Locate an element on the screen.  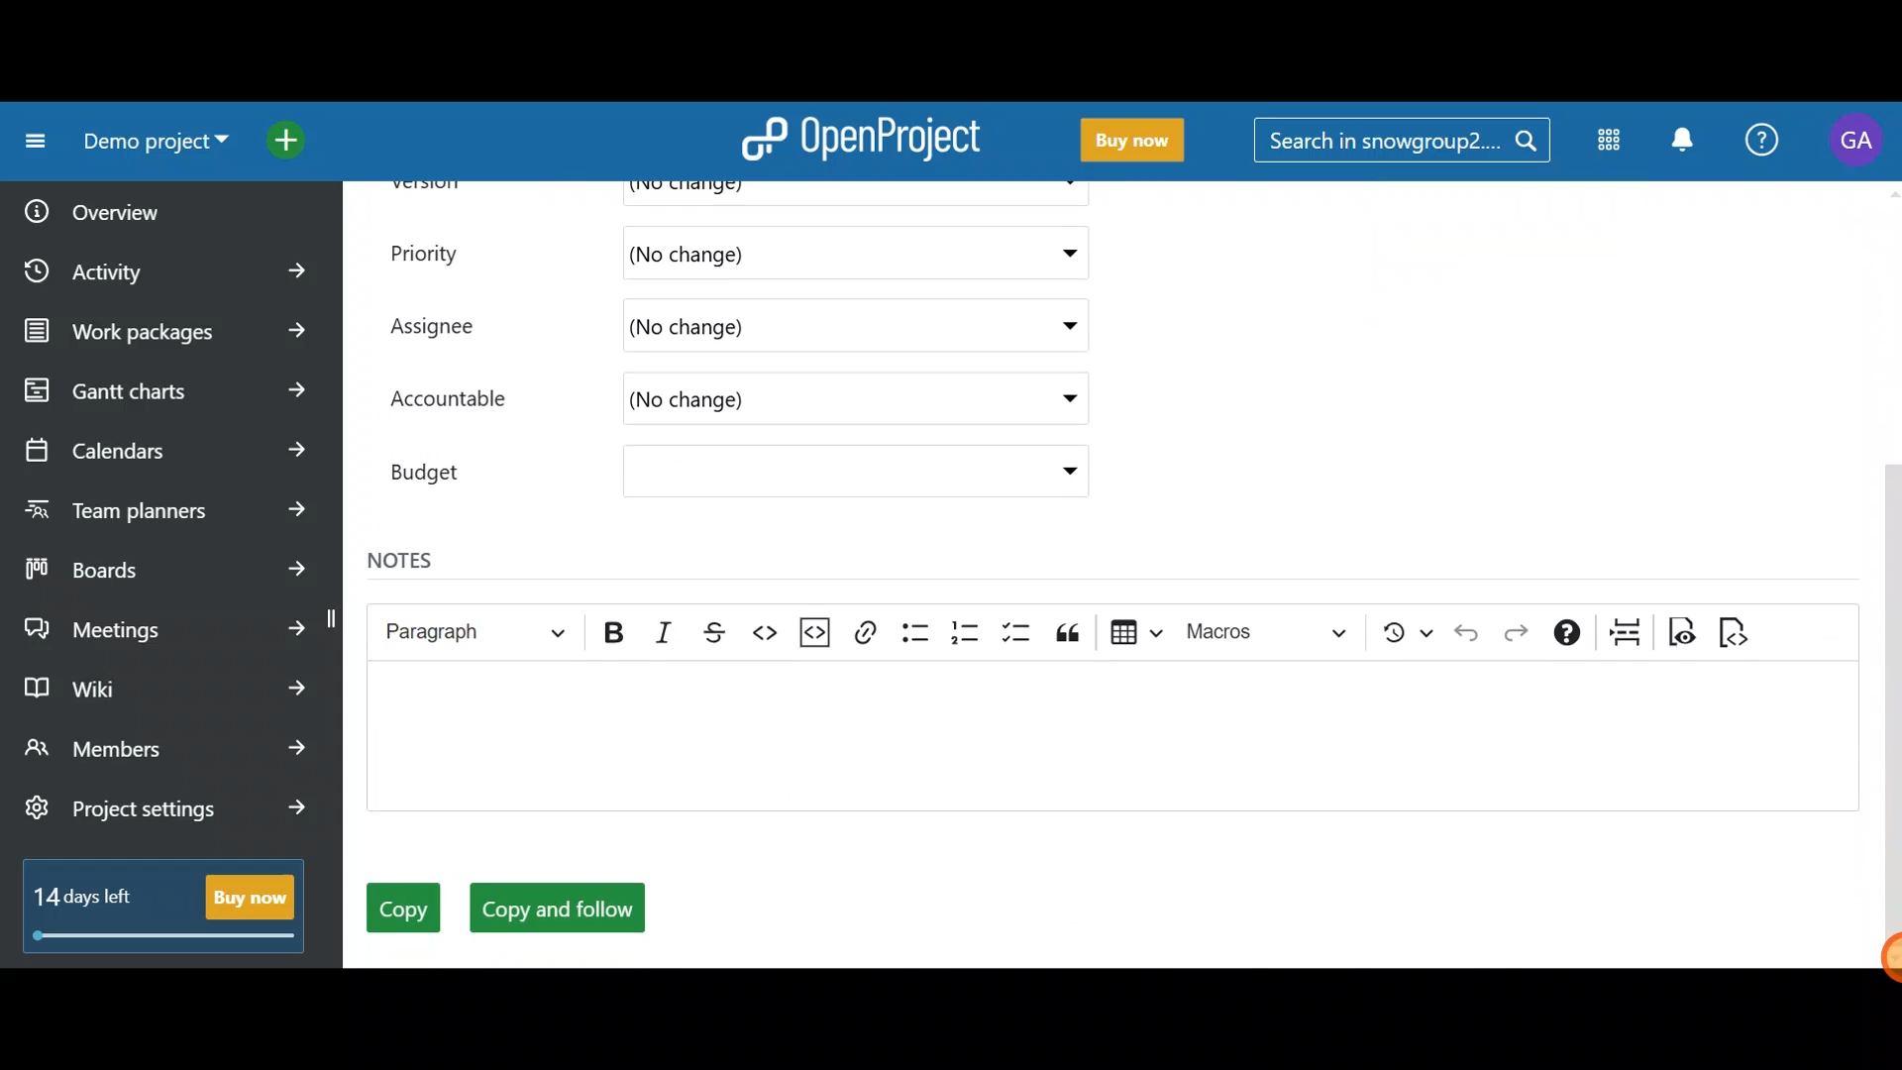
Page break is located at coordinates (1622, 637).